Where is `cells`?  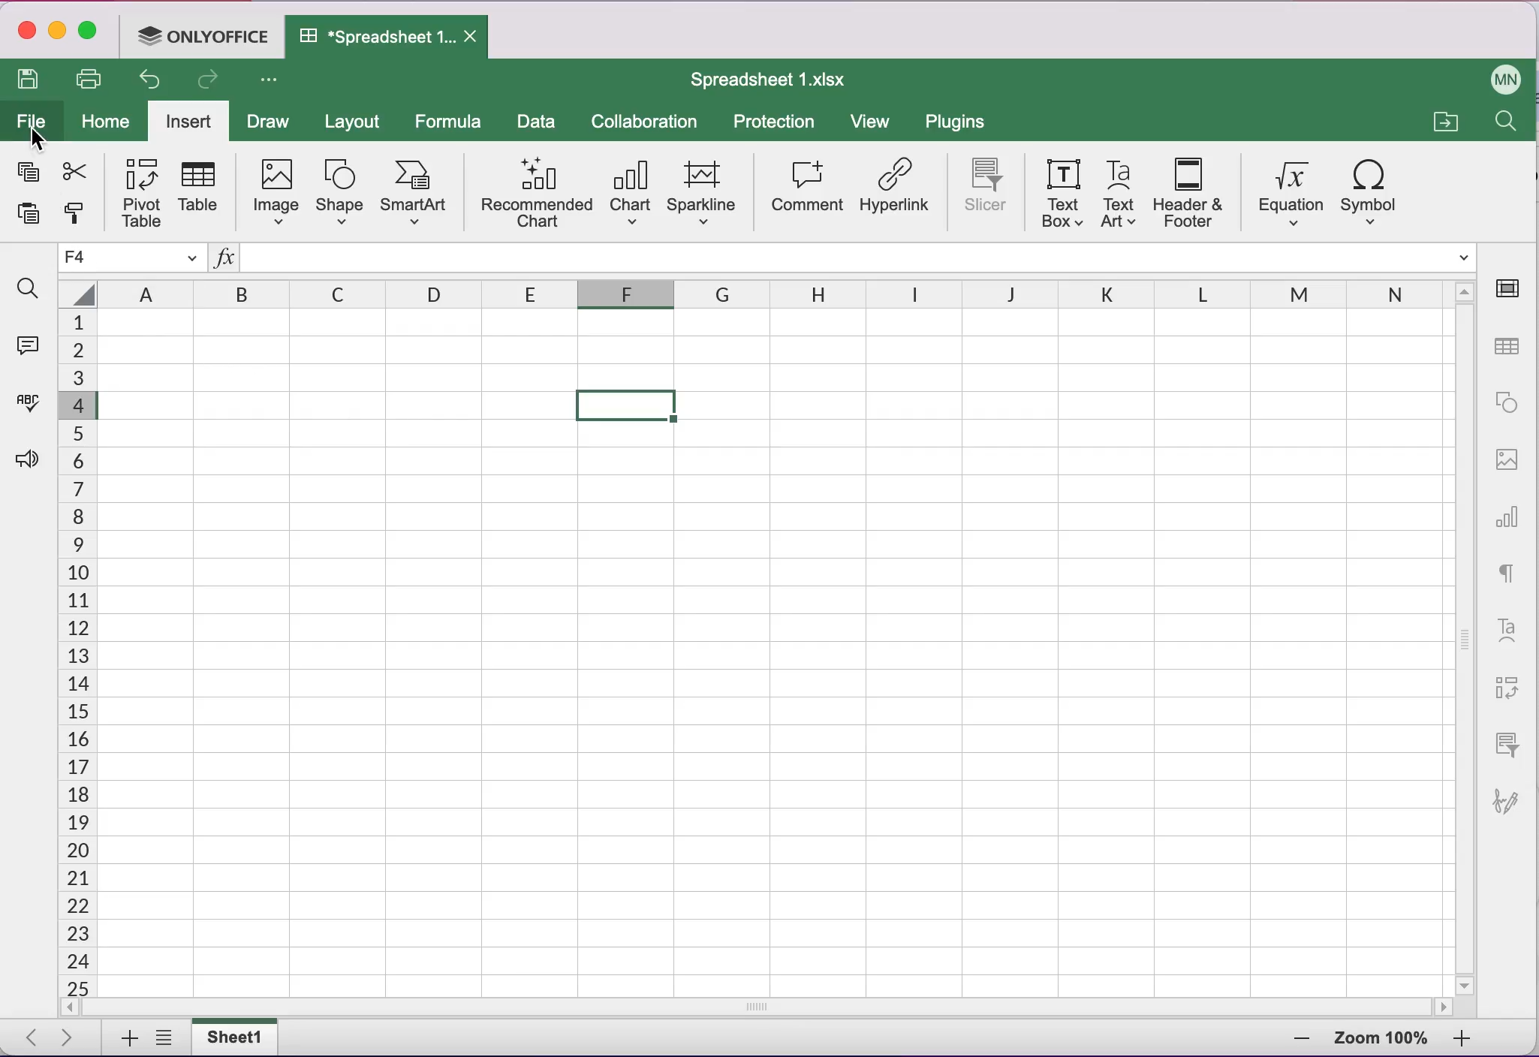
cells is located at coordinates (76, 653).